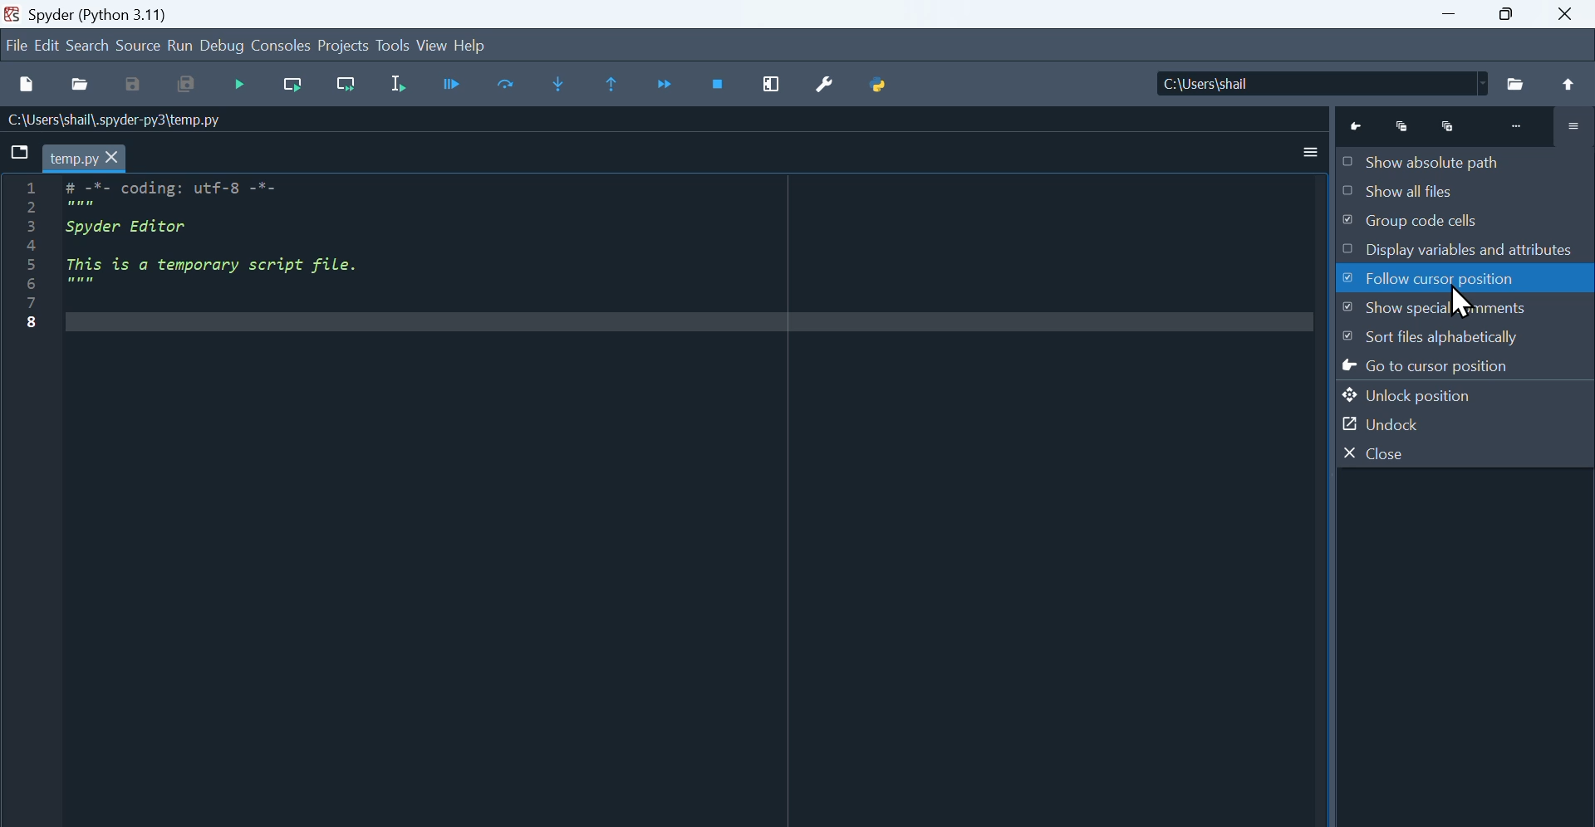 The image size is (1595, 827). I want to click on Show all files, so click(1448, 192).